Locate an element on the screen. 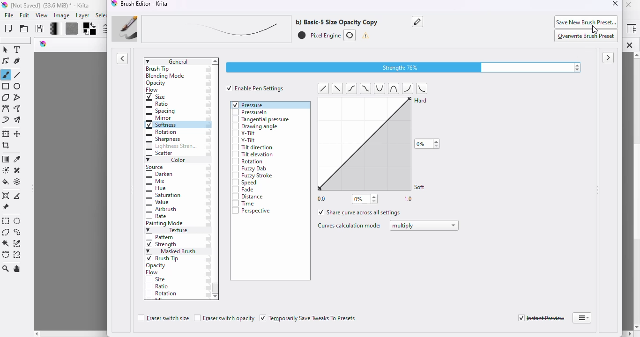 This screenshot has height=337, width=640. edit shapes tool is located at coordinates (6, 61).